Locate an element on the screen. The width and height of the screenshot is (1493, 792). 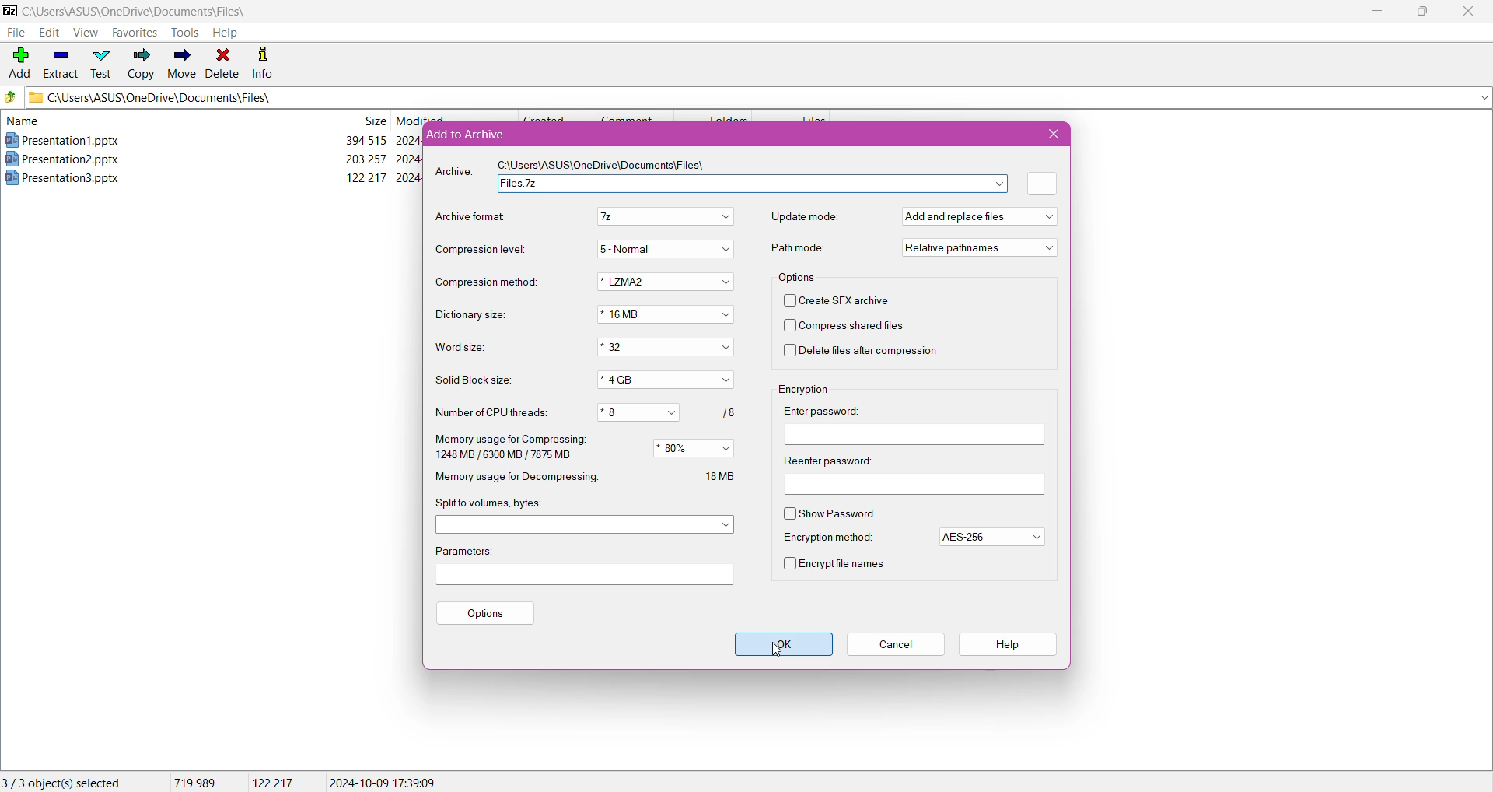
Set required encryption method from the list is located at coordinates (991, 537).